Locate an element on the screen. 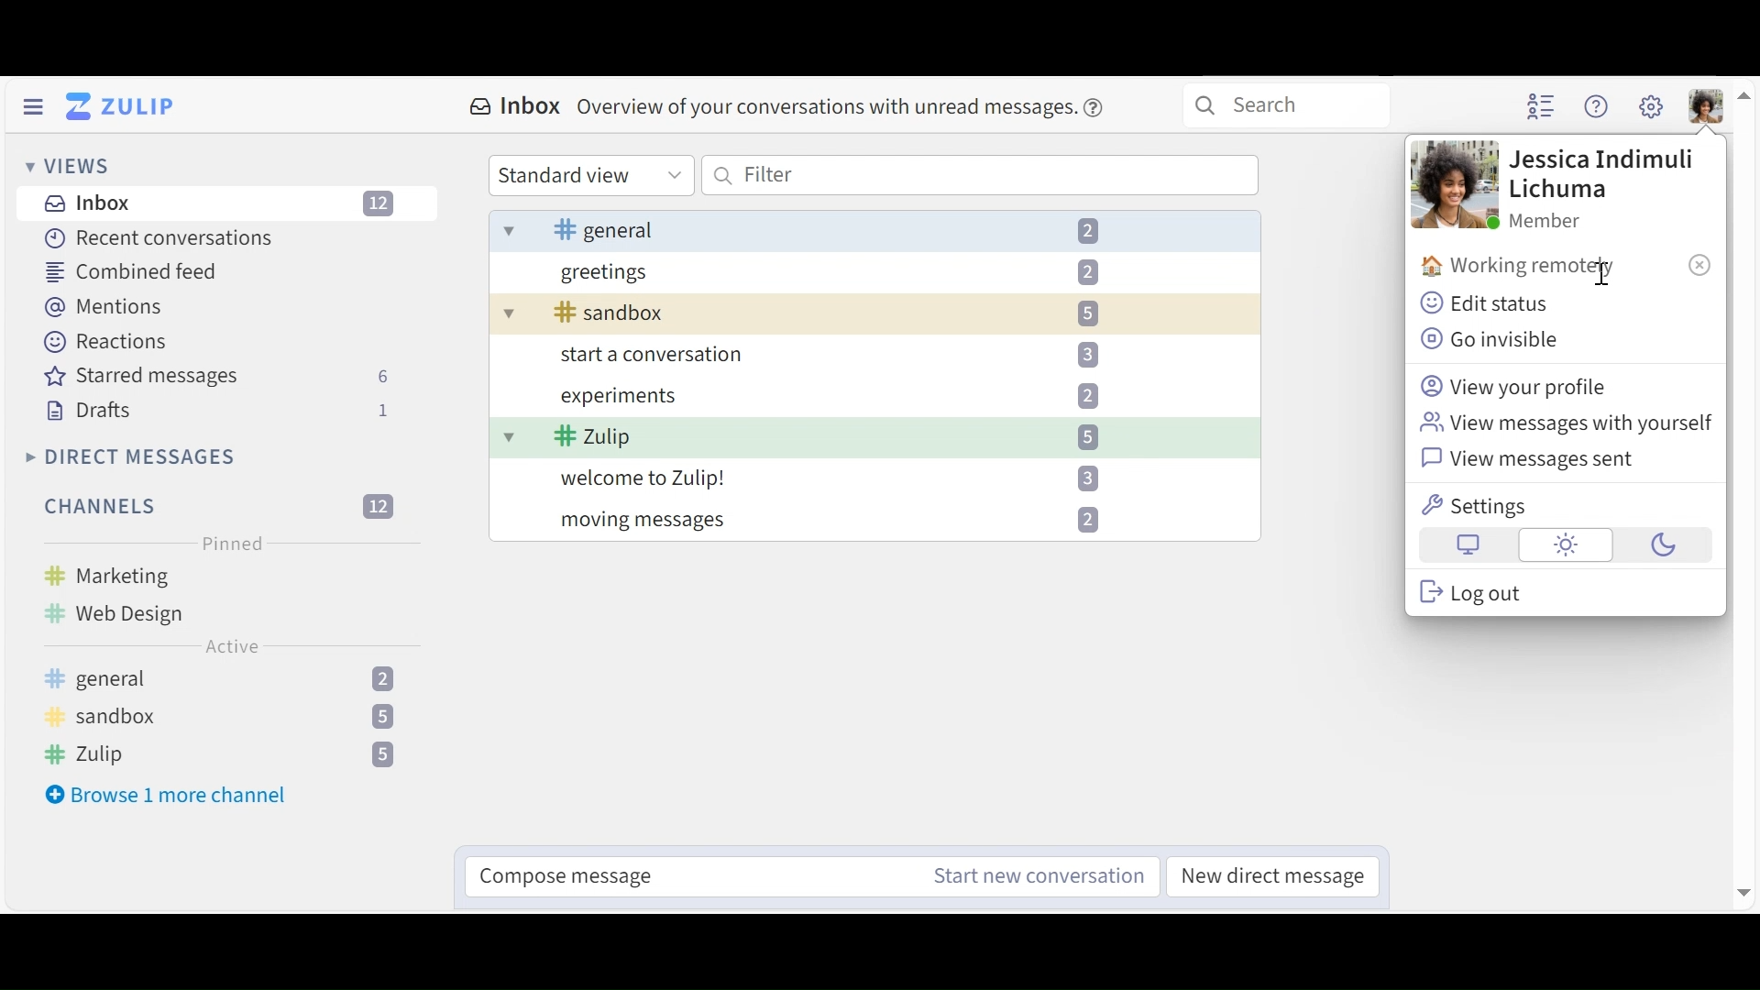 This screenshot has width=1760, height=990. greetings is located at coordinates (610, 270).